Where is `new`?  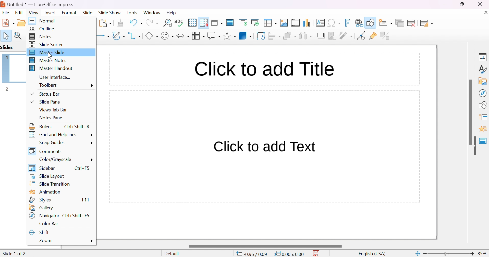 new is located at coordinates (9, 22).